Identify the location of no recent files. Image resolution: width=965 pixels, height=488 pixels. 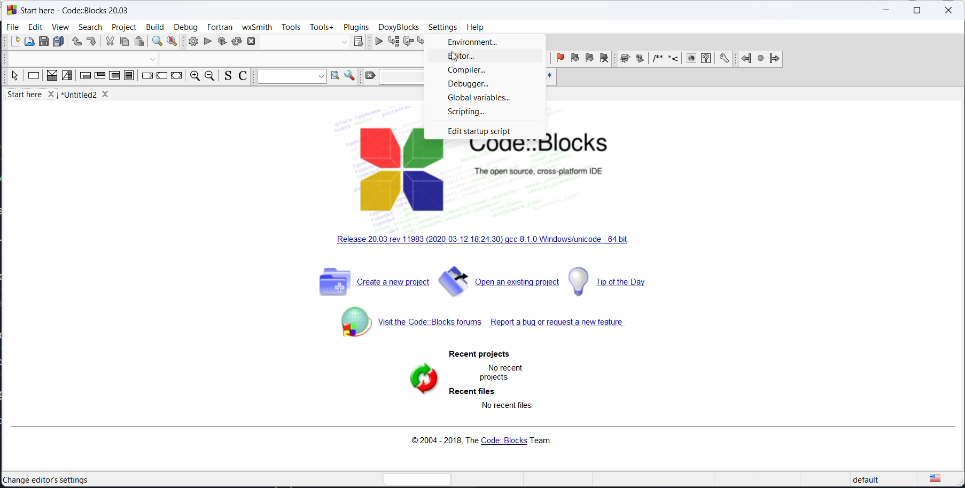
(504, 409).